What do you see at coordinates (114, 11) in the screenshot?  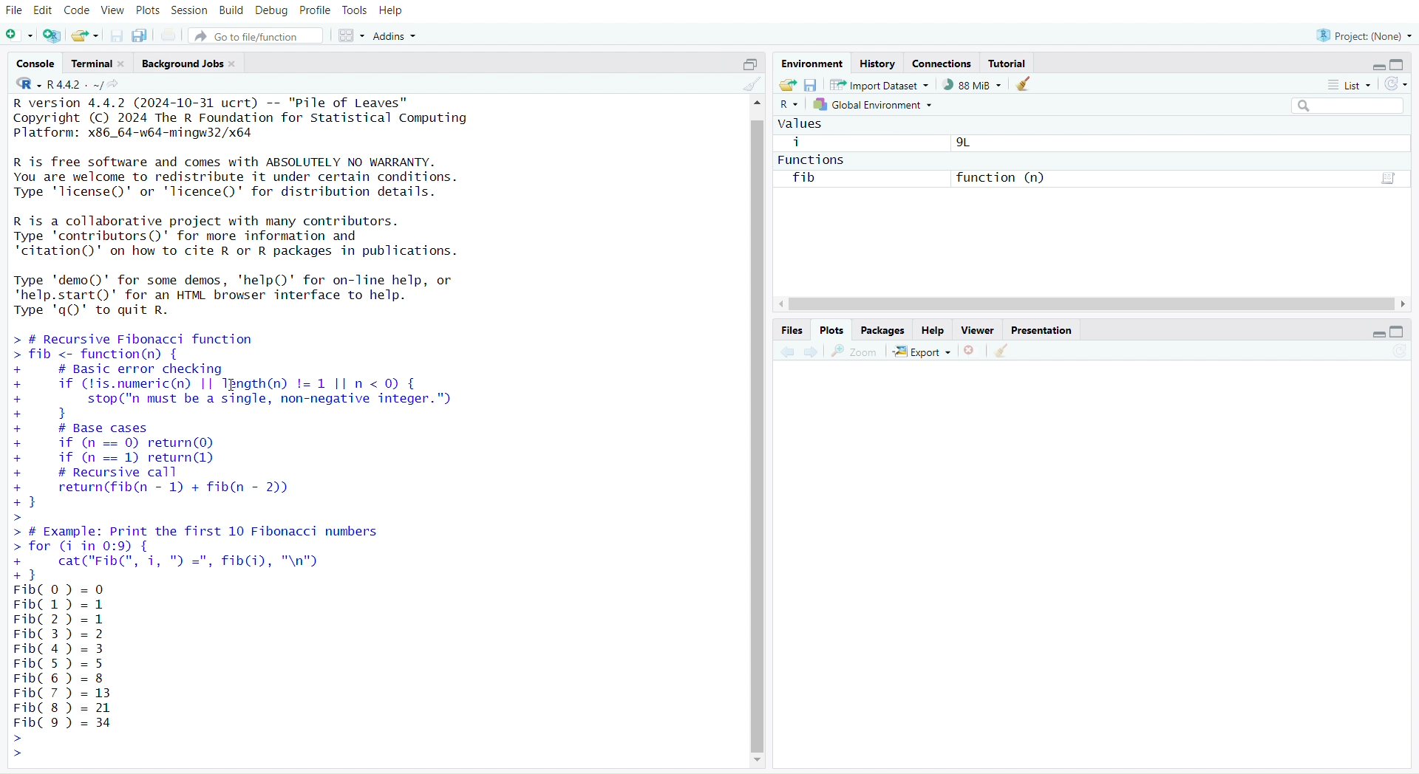 I see `view` at bounding box center [114, 11].